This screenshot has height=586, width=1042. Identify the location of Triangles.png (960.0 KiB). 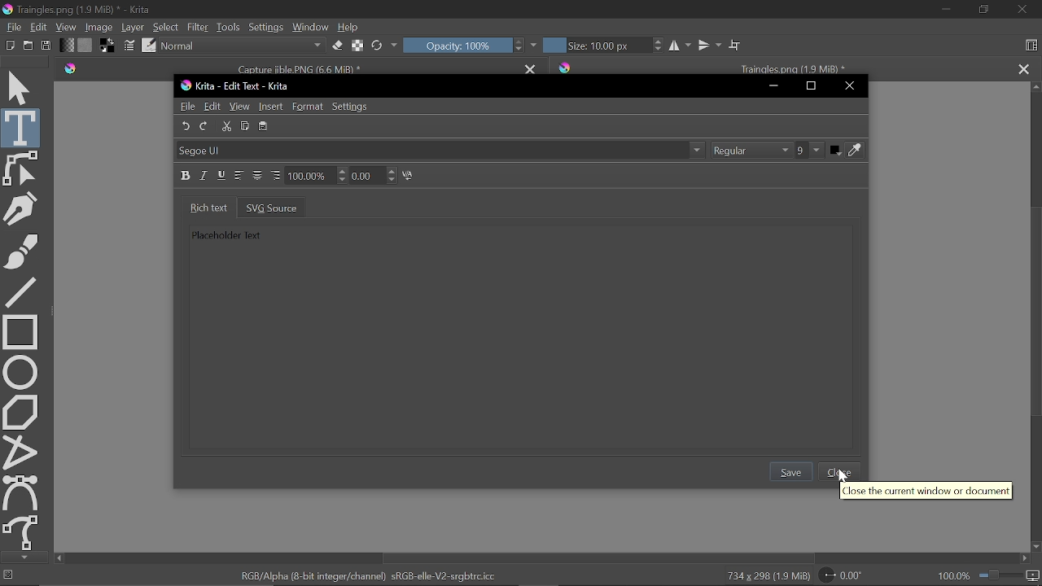
(95, 10).